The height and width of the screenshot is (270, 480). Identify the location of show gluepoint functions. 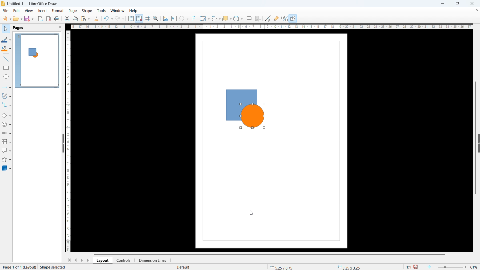
(276, 18).